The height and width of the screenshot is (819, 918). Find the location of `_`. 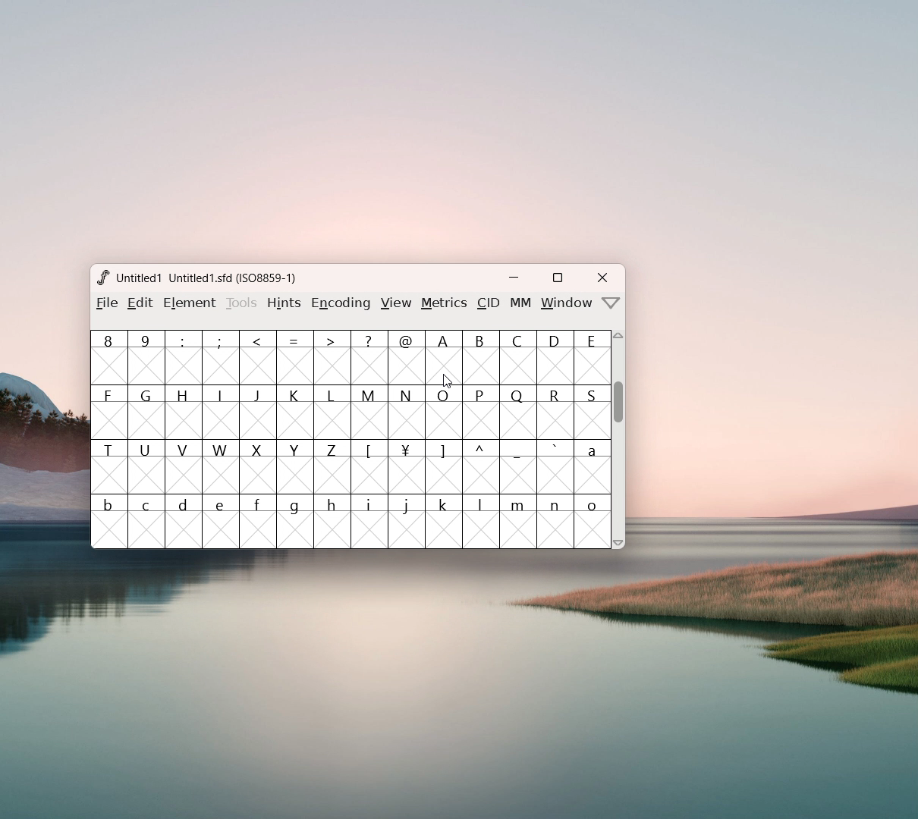

_ is located at coordinates (519, 466).